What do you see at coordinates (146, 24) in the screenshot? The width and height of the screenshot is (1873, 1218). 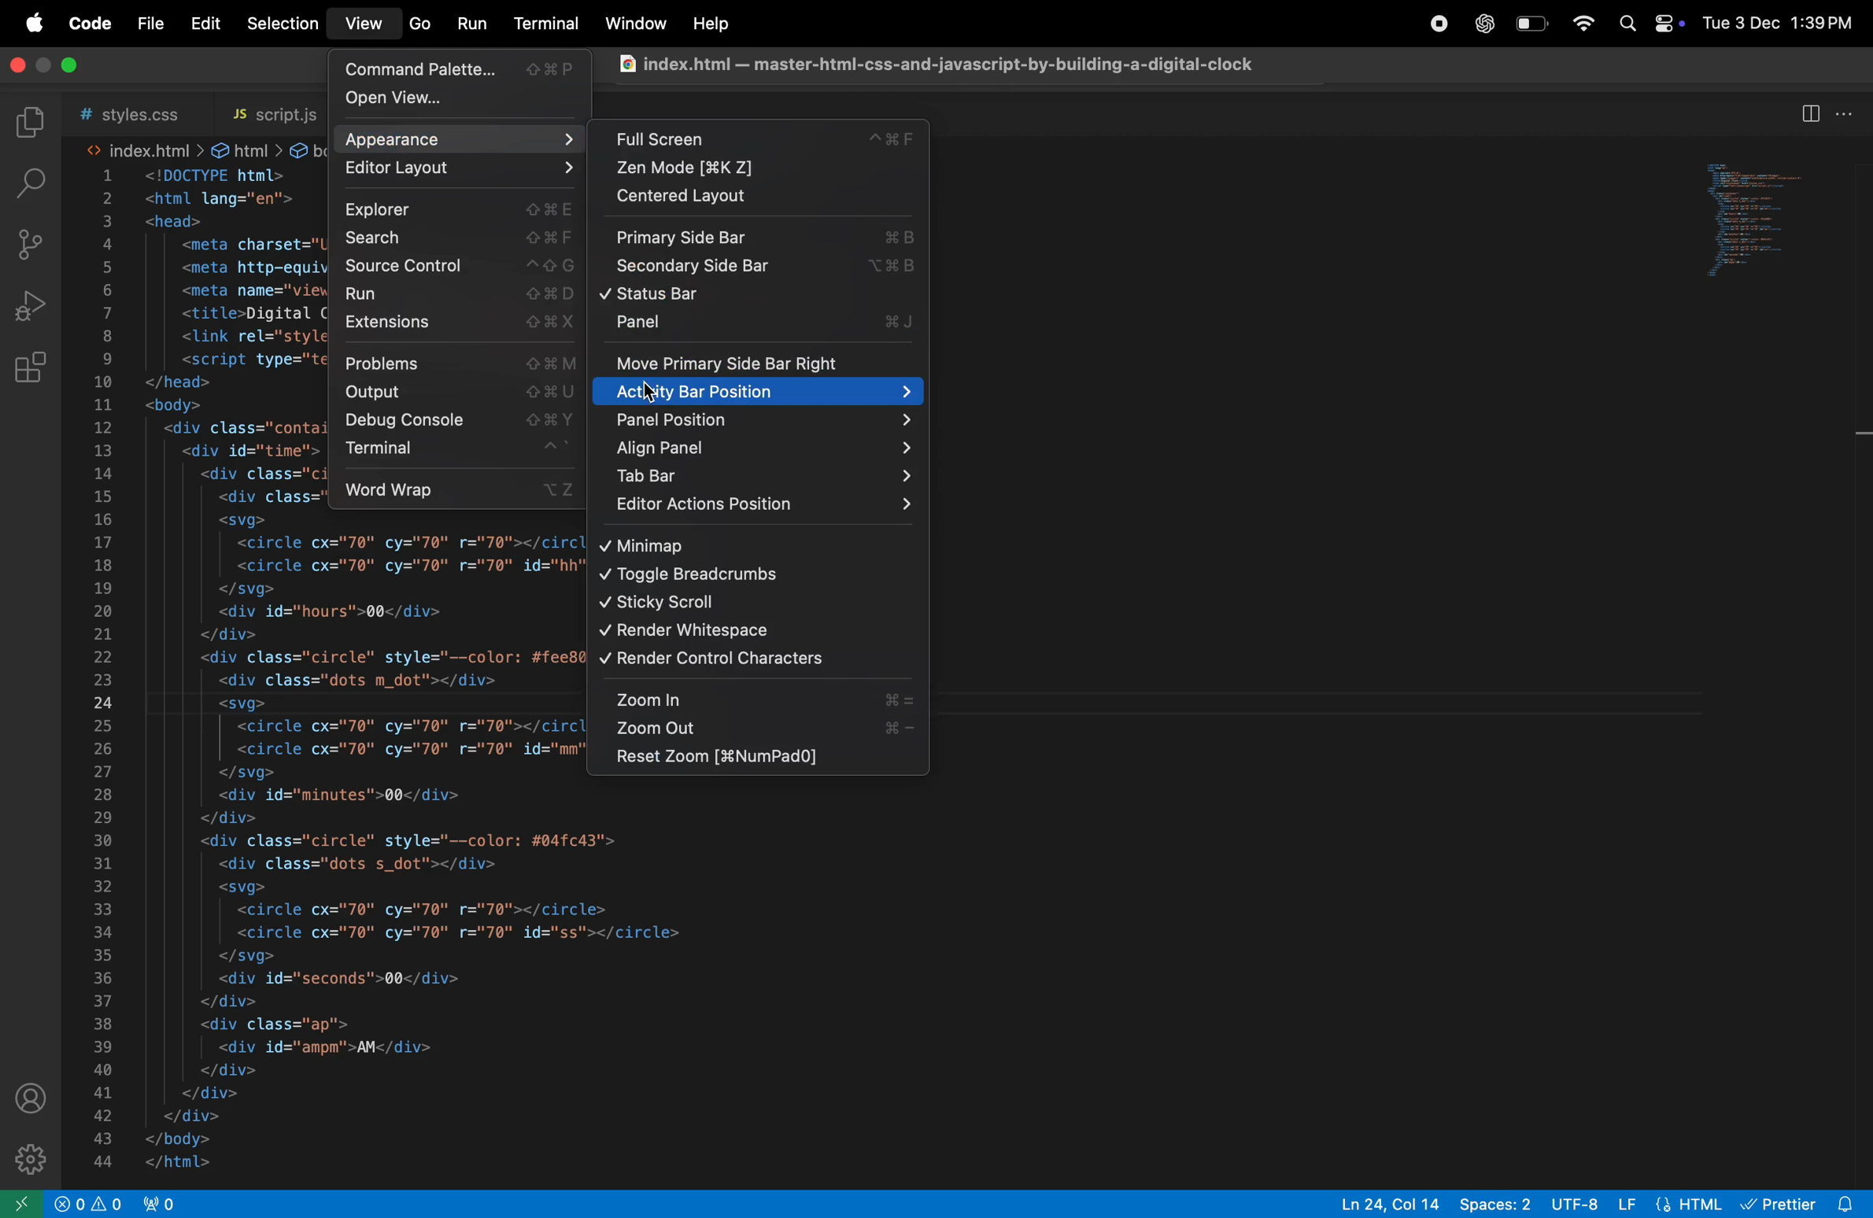 I see `file` at bounding box center [146, 24].